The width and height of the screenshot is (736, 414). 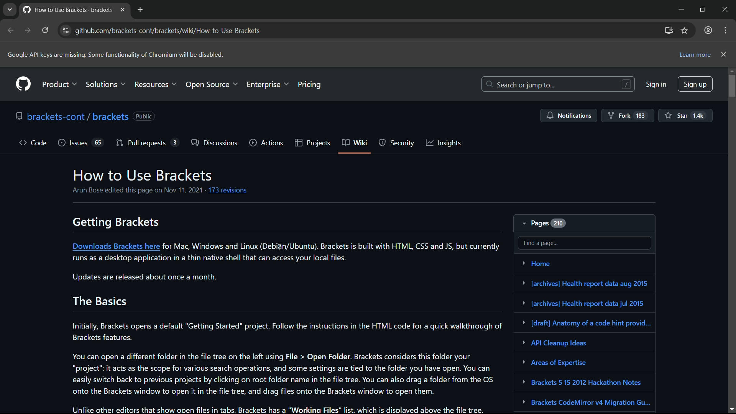 I want to click on learn more, so click(x=694, y=56).